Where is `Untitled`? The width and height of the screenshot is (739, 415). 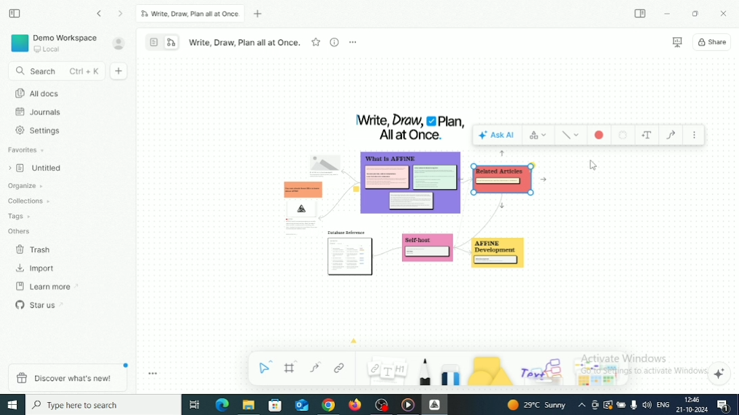
Untitled is located at coordinates (39, 169).